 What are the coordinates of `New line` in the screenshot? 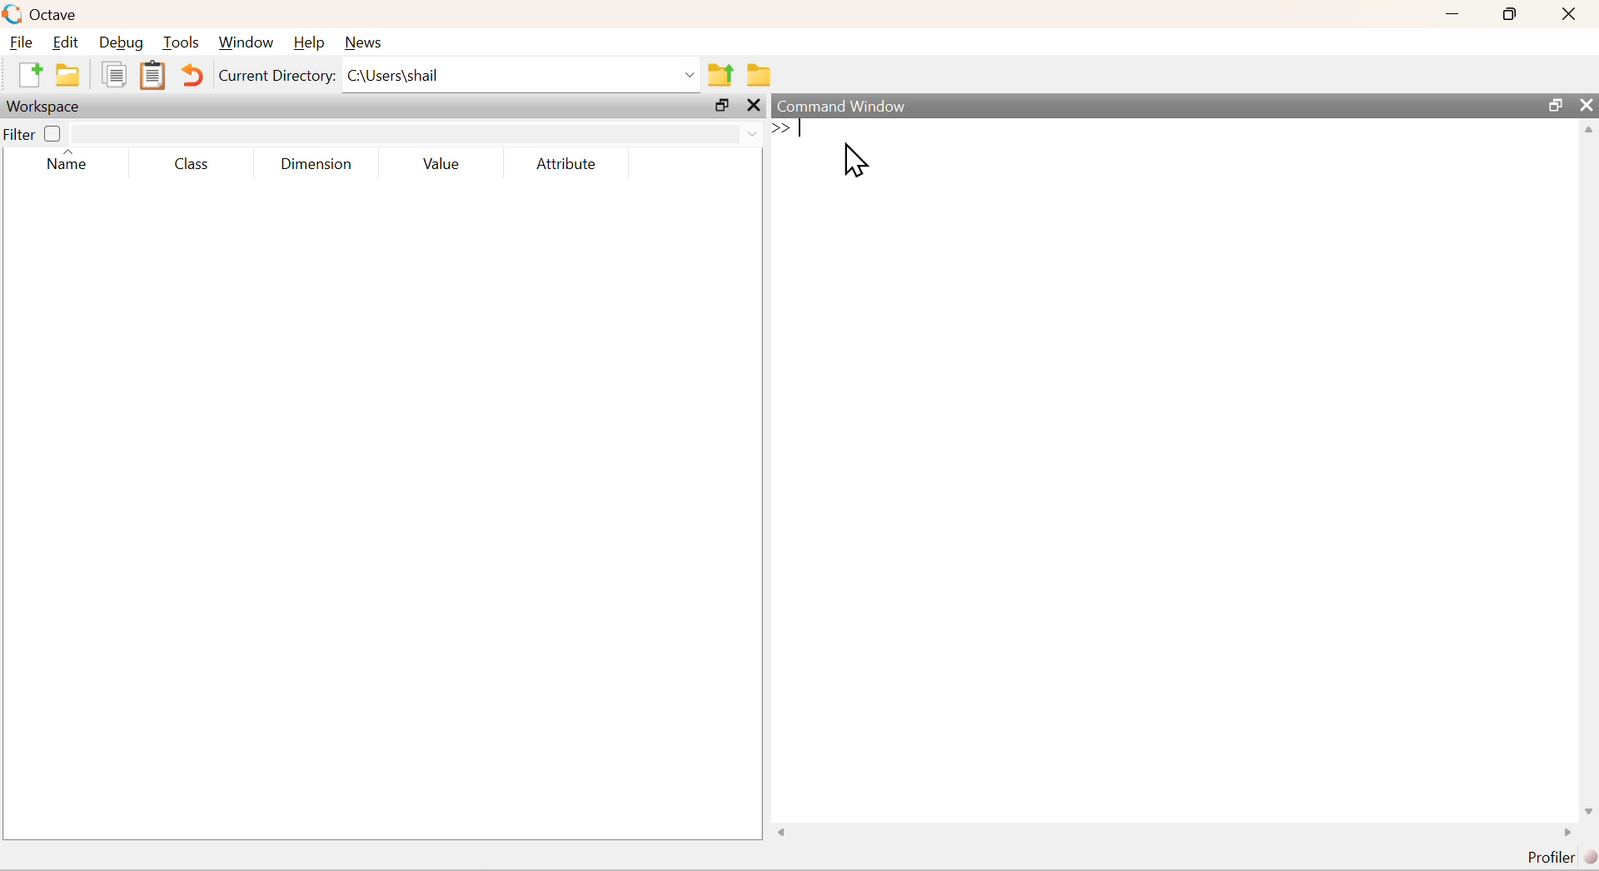 It's located at (779, 128).